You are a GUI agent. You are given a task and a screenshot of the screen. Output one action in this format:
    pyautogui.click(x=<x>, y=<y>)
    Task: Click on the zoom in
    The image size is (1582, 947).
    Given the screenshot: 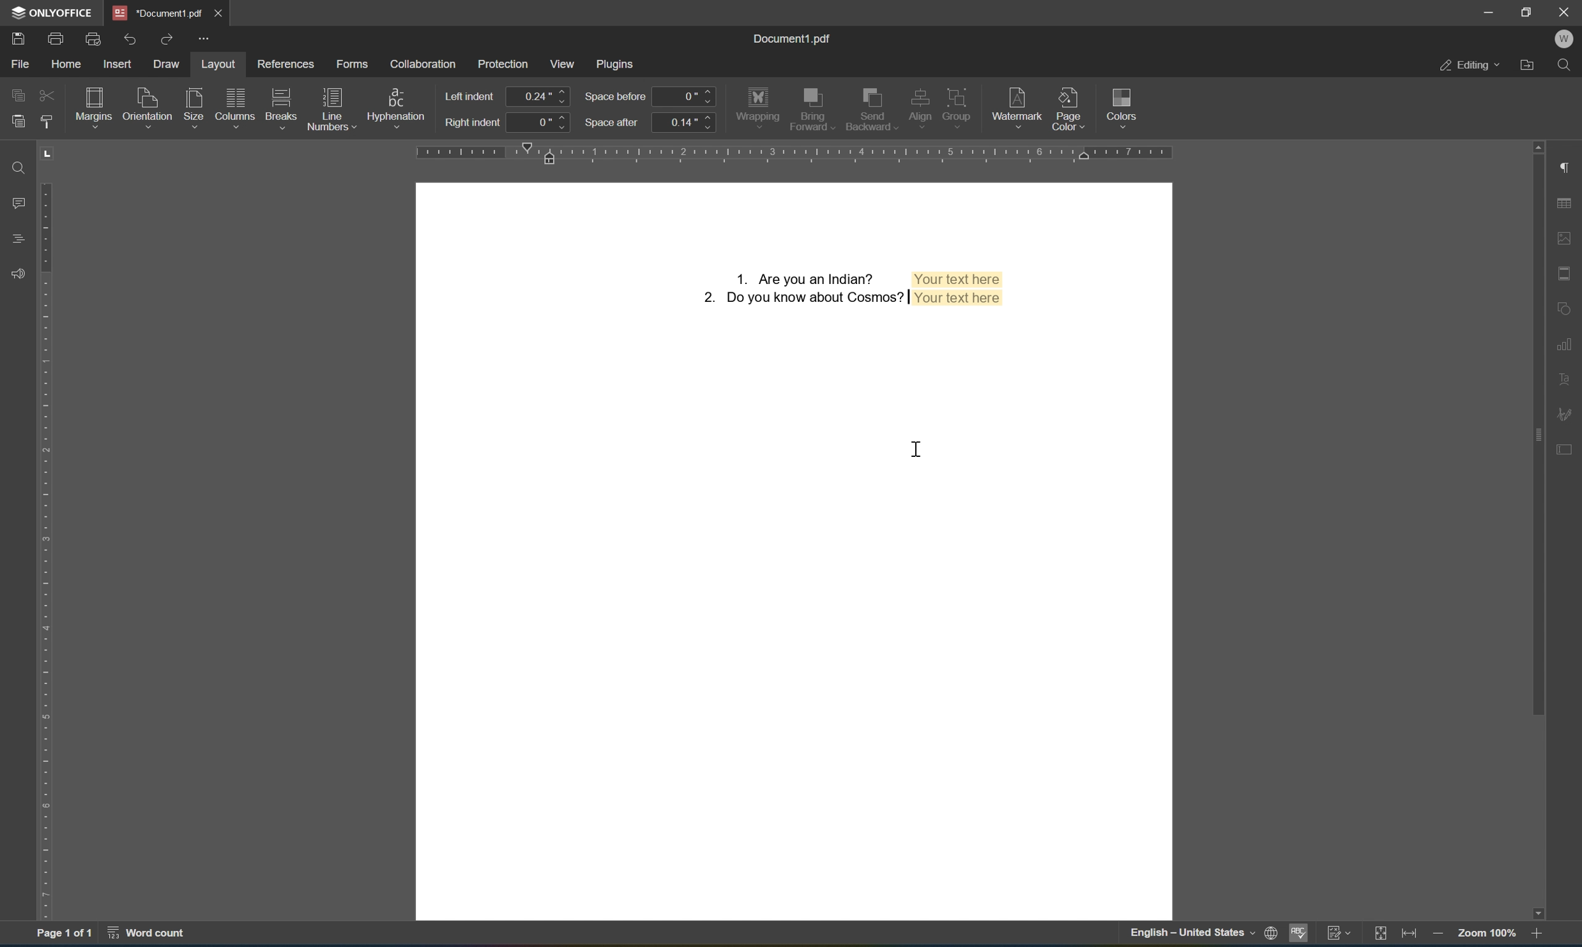 What is the action you would take?
    pyautogui.click(x=1539, y=936)
    